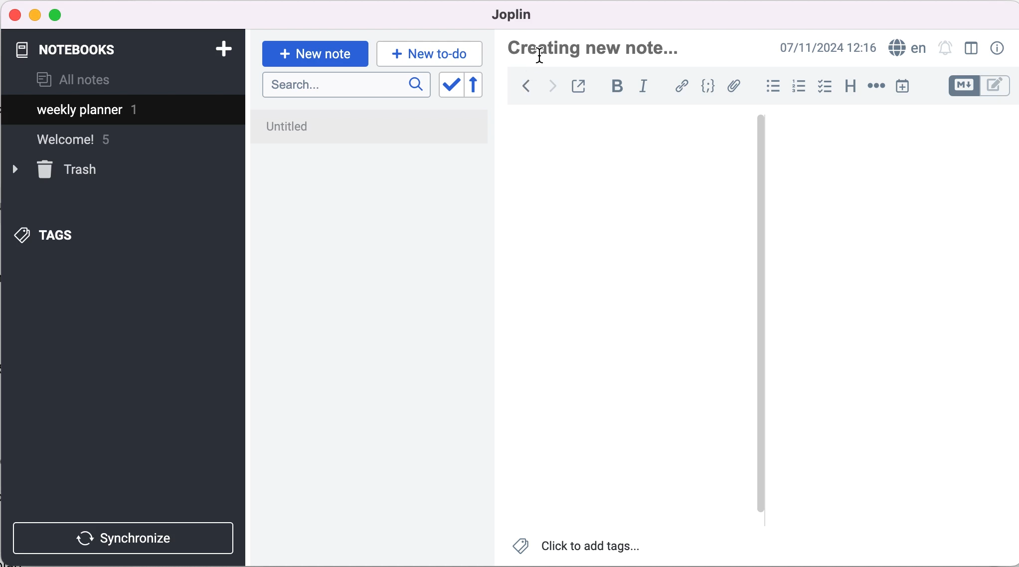 Image resolution: width=1019 pixels, height=567 pixels. What do you see at coordinates (126, 538) in the screenshot?
I see `synchronize` at bounding box center [126, 538].